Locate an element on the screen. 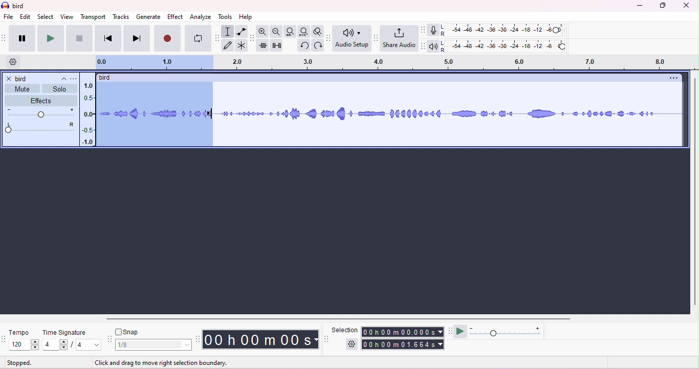 The height and width of the screenshot is (369, 699). play at speed/play at speed once is located at coordinates (462, 332).